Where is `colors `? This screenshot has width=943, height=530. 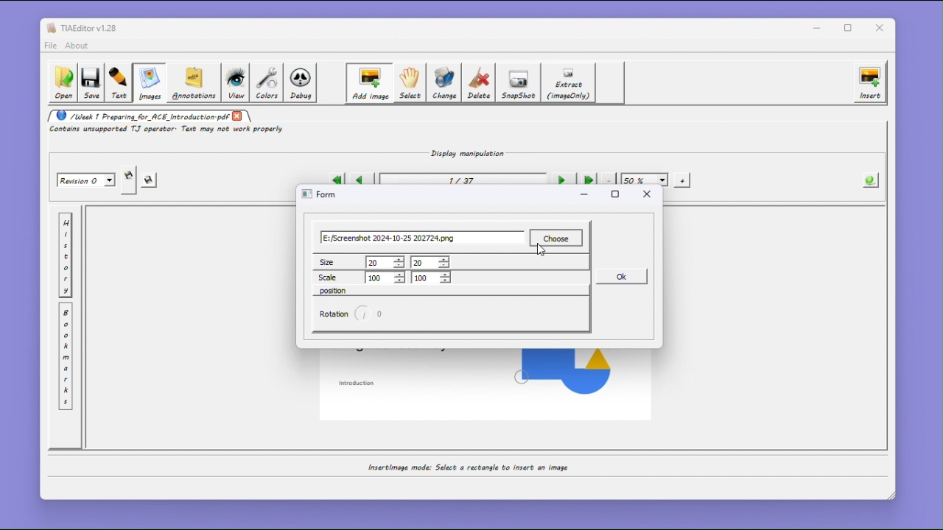
colors  is located at coordinates (267, 82).